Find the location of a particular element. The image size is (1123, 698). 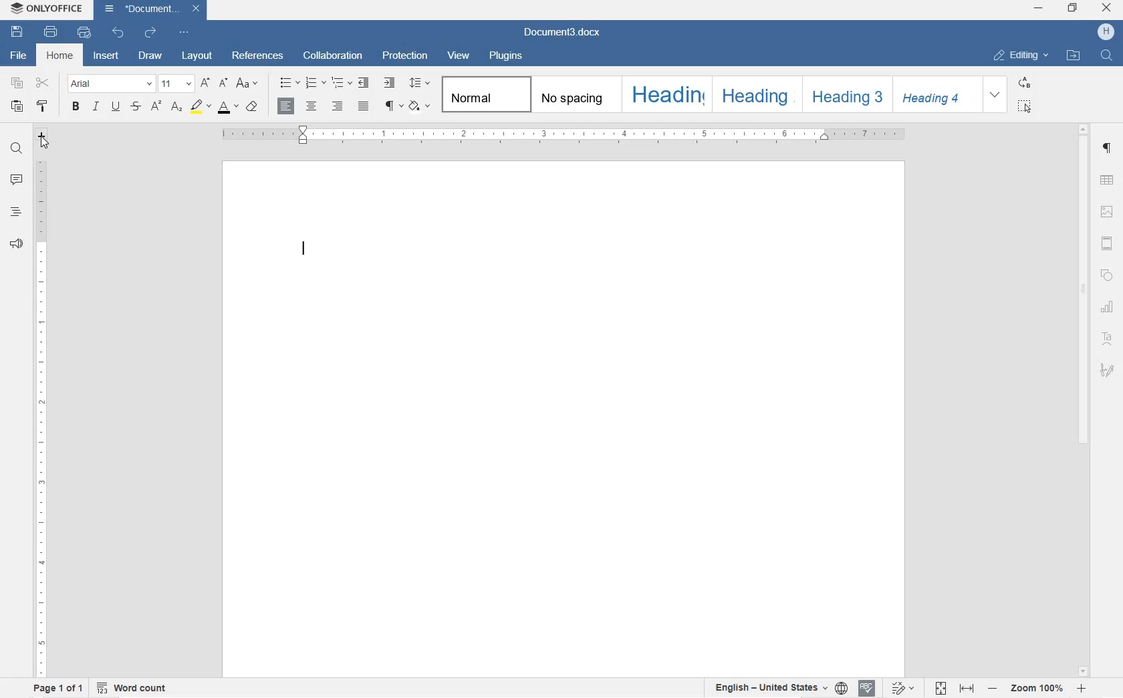

COMMENTS is located at coordinates (15, 179).